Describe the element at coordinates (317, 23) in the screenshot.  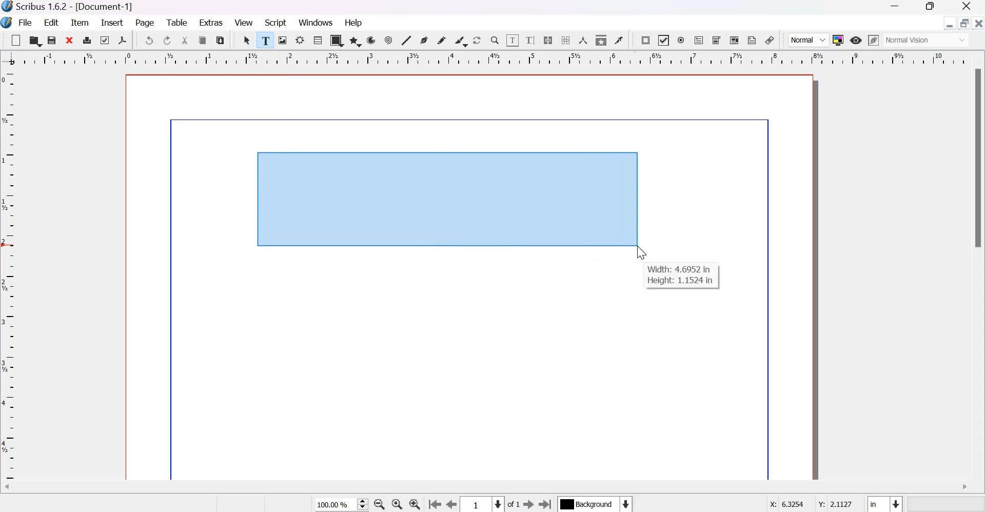
I see `windows` at that location.